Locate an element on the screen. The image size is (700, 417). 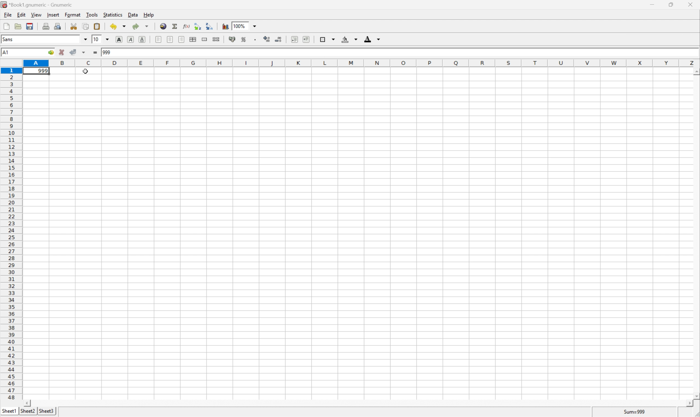
help is located at coordinates (149, 15).